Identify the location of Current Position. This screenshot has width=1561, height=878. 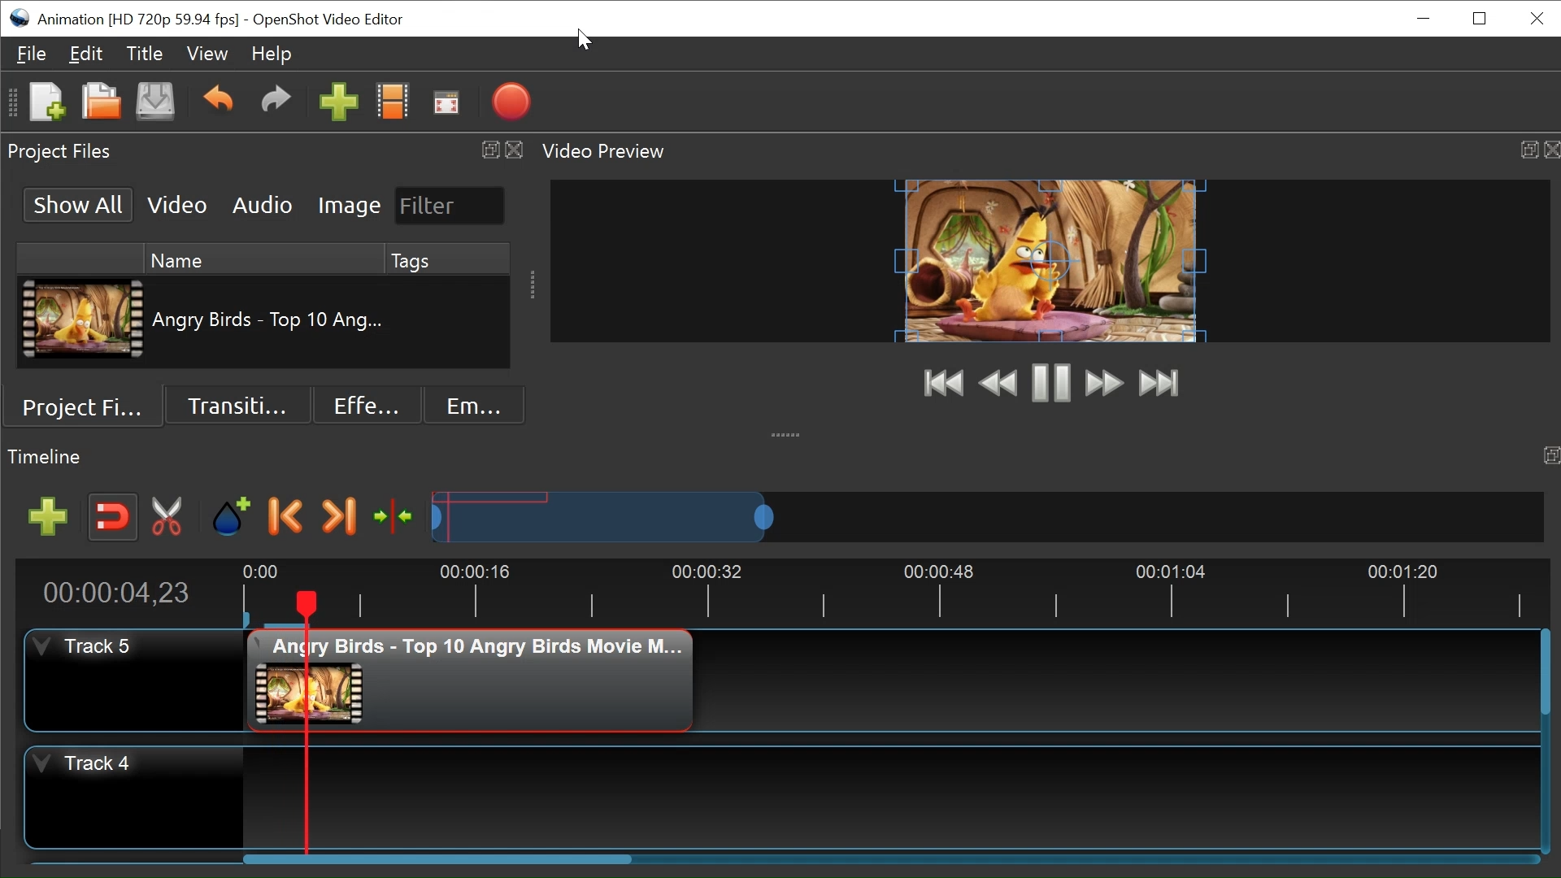
(115, 593).